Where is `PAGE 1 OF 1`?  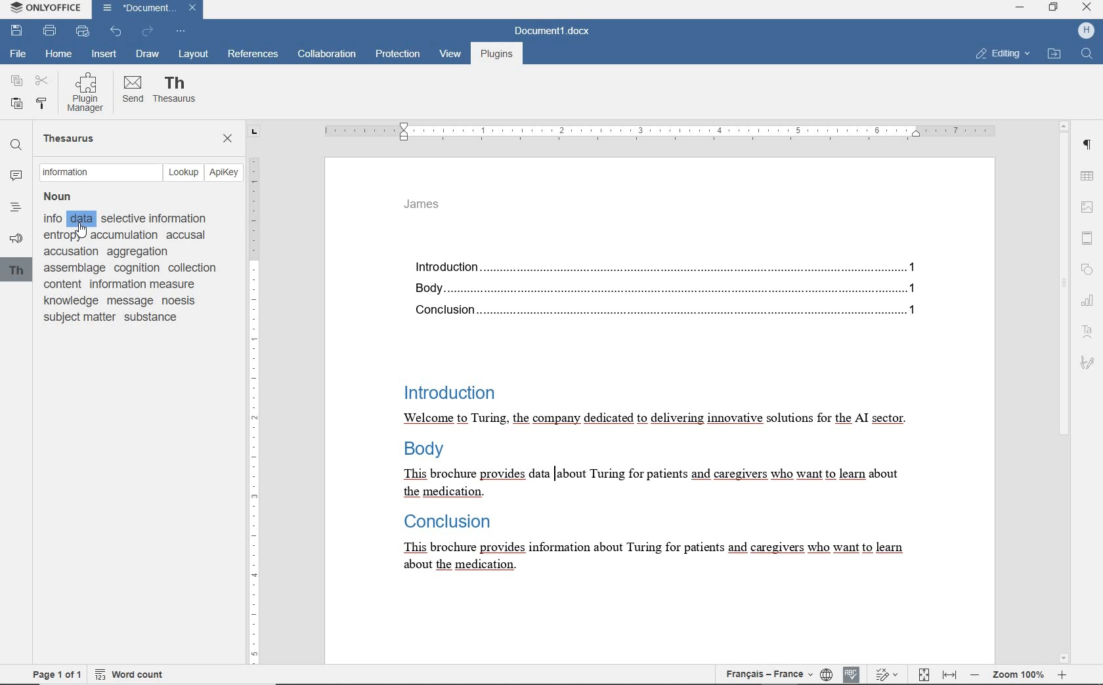
PAGE 1 OF 1 is located at coordinates (57, 675).